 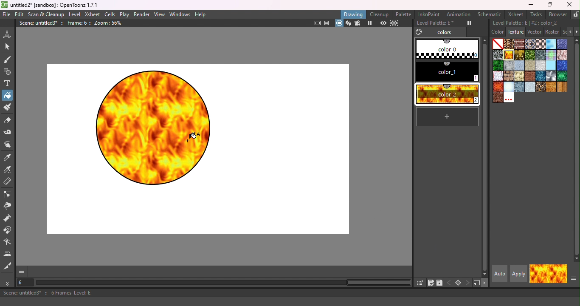 I want to click on Cloud.bmp, so click(x=551, y=44).